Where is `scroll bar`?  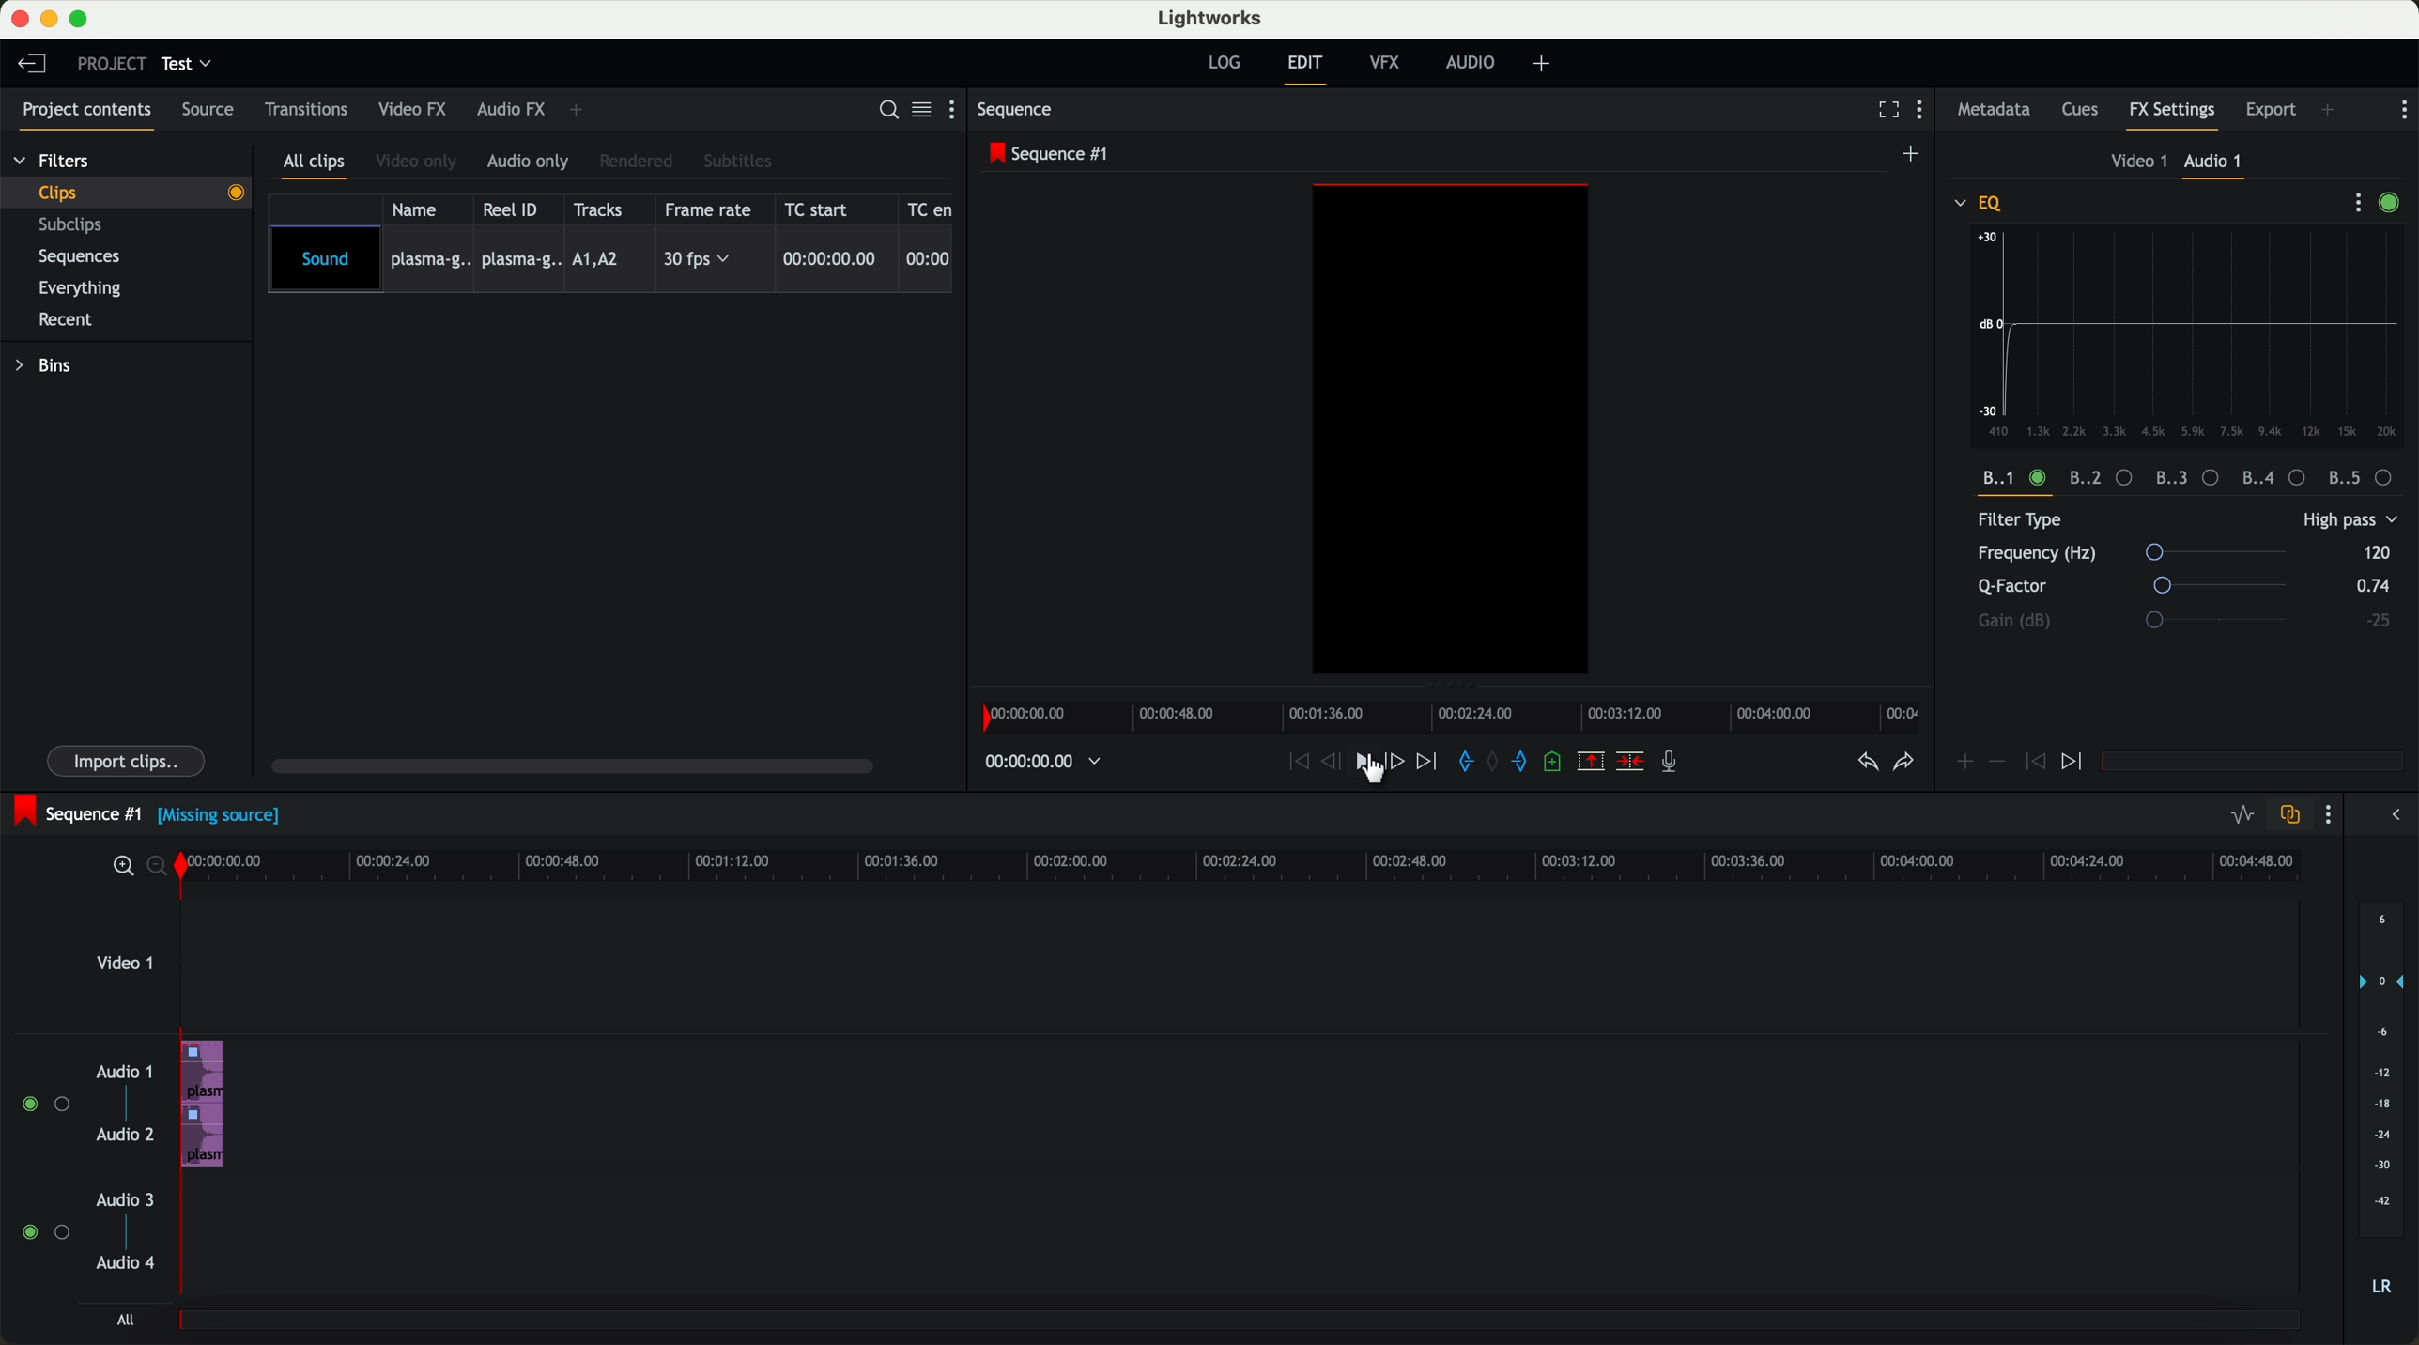 scroll bar is located at coordinates (582, 768).